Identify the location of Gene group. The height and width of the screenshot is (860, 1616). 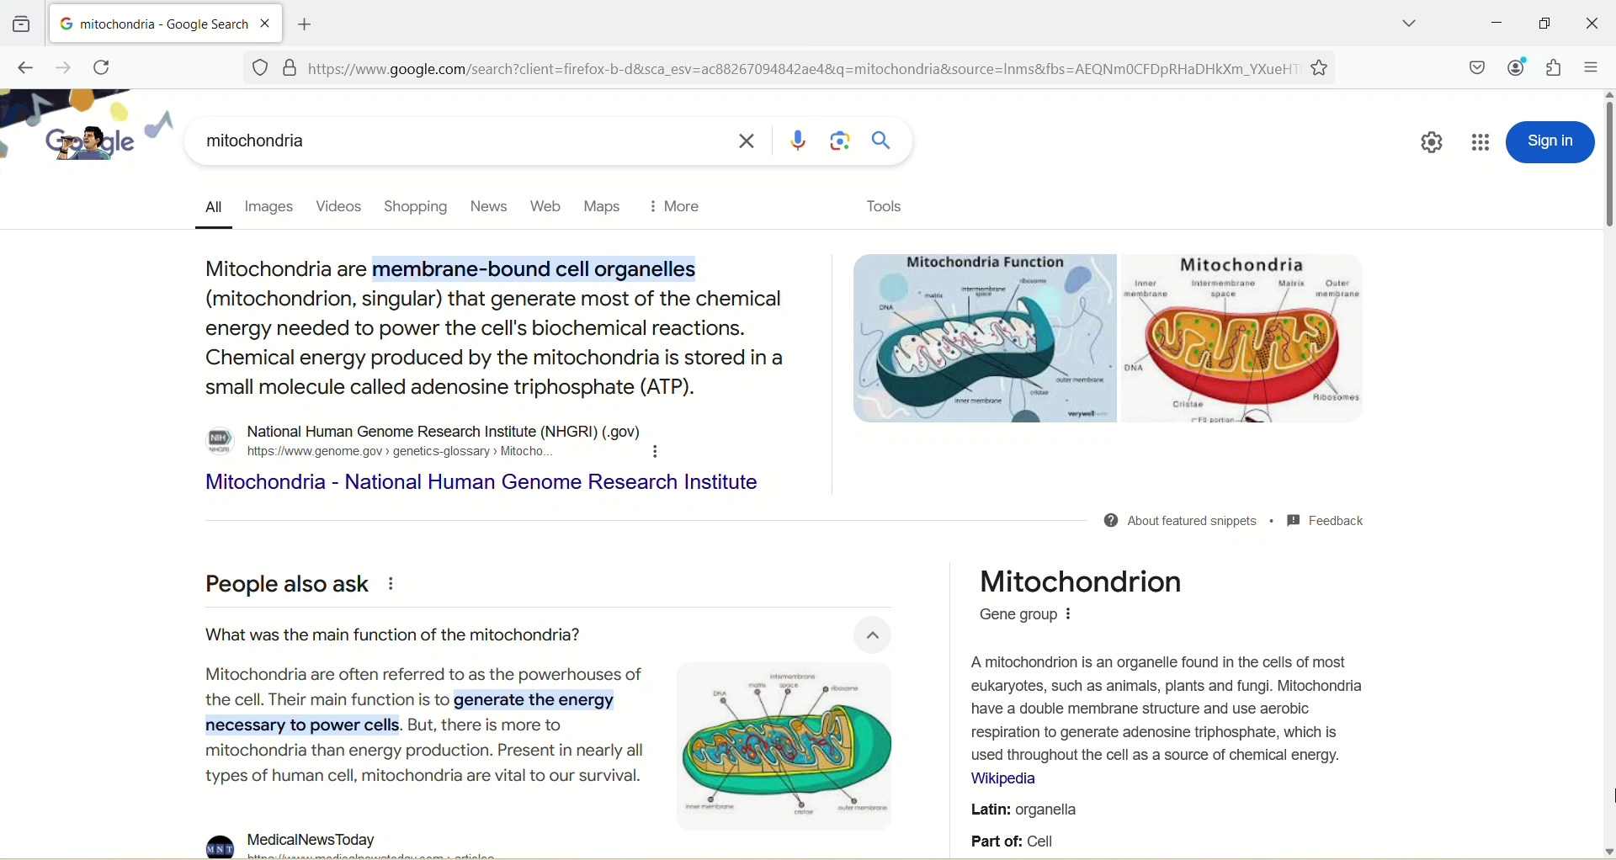
(1012, 614).